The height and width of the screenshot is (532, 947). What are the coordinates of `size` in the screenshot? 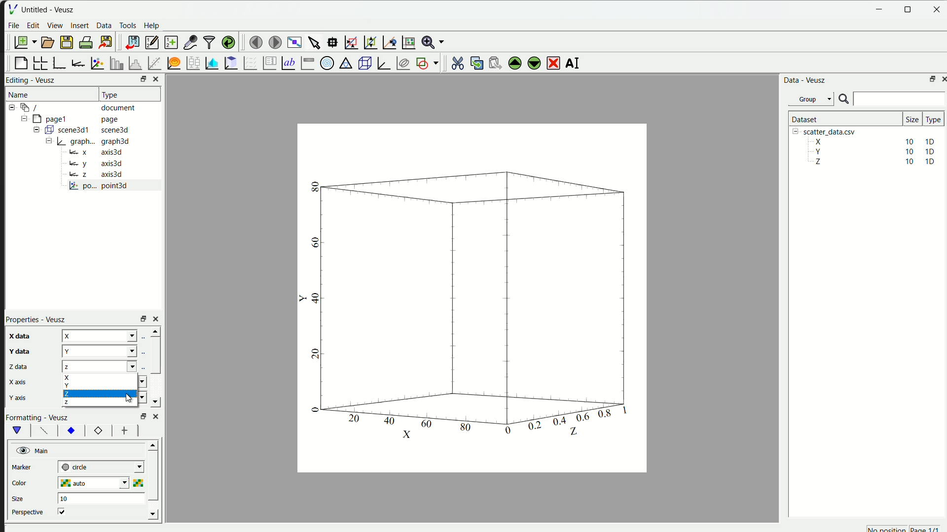 It's located at (910, 117).